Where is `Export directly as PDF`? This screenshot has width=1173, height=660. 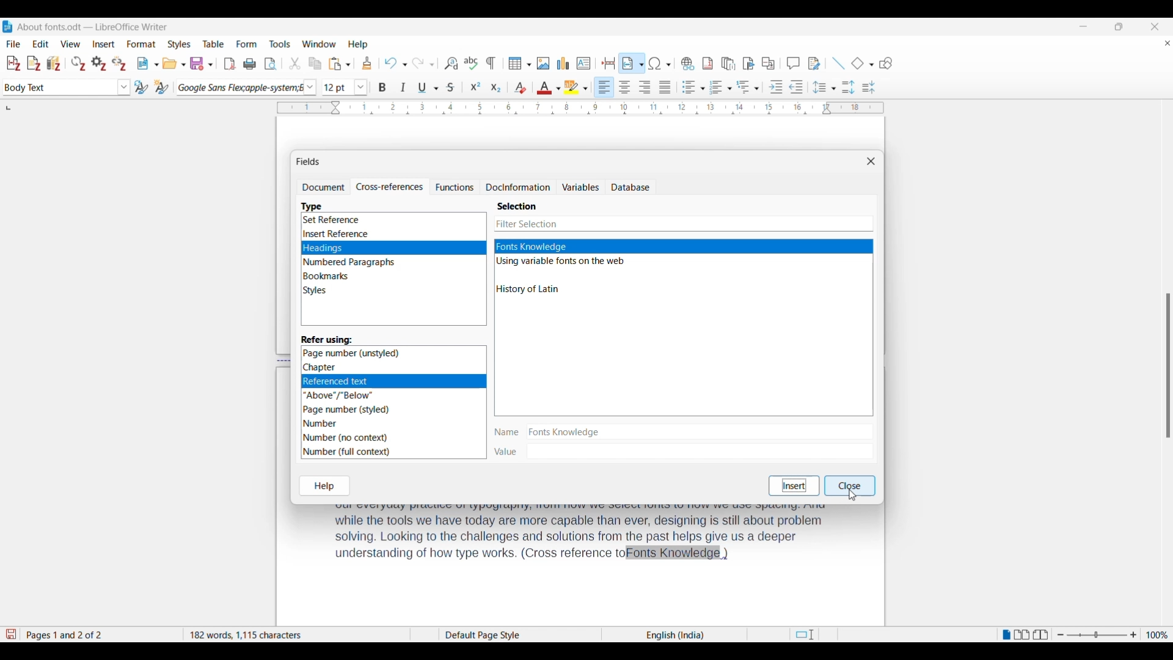 Export directly as PDF is located at coordinates (230, 64).